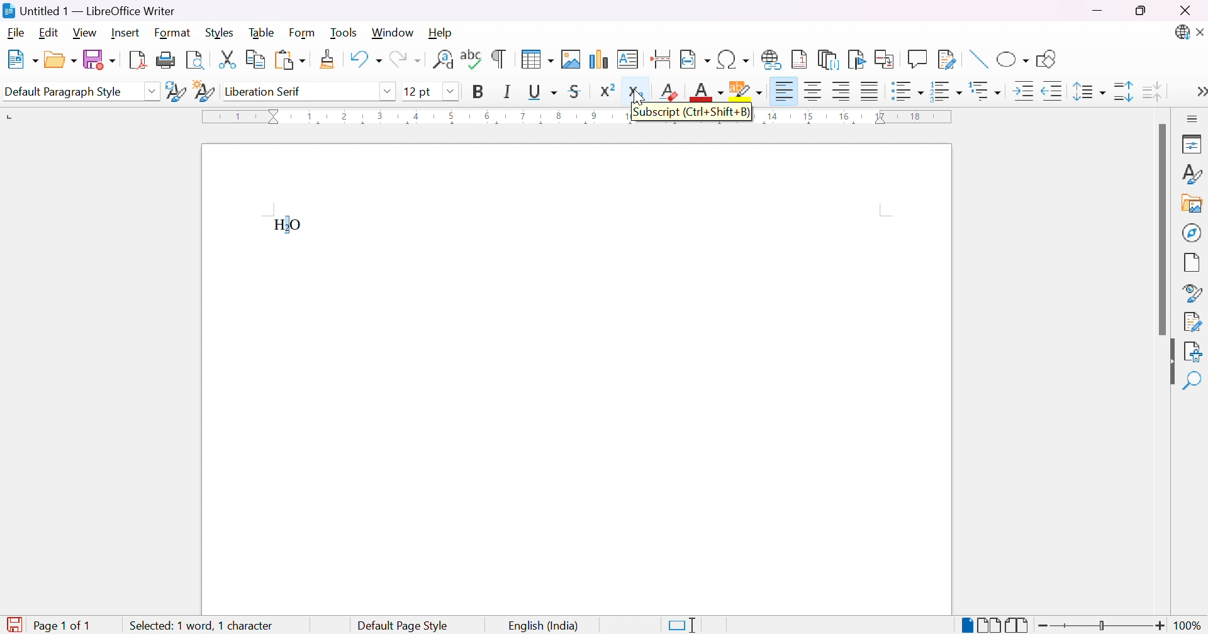 This screenshot has width=1208, height=634. What do you see at coordinates (663, 59) in the screenshot?
I see `Insert page break` at bounding box center [663, 59].